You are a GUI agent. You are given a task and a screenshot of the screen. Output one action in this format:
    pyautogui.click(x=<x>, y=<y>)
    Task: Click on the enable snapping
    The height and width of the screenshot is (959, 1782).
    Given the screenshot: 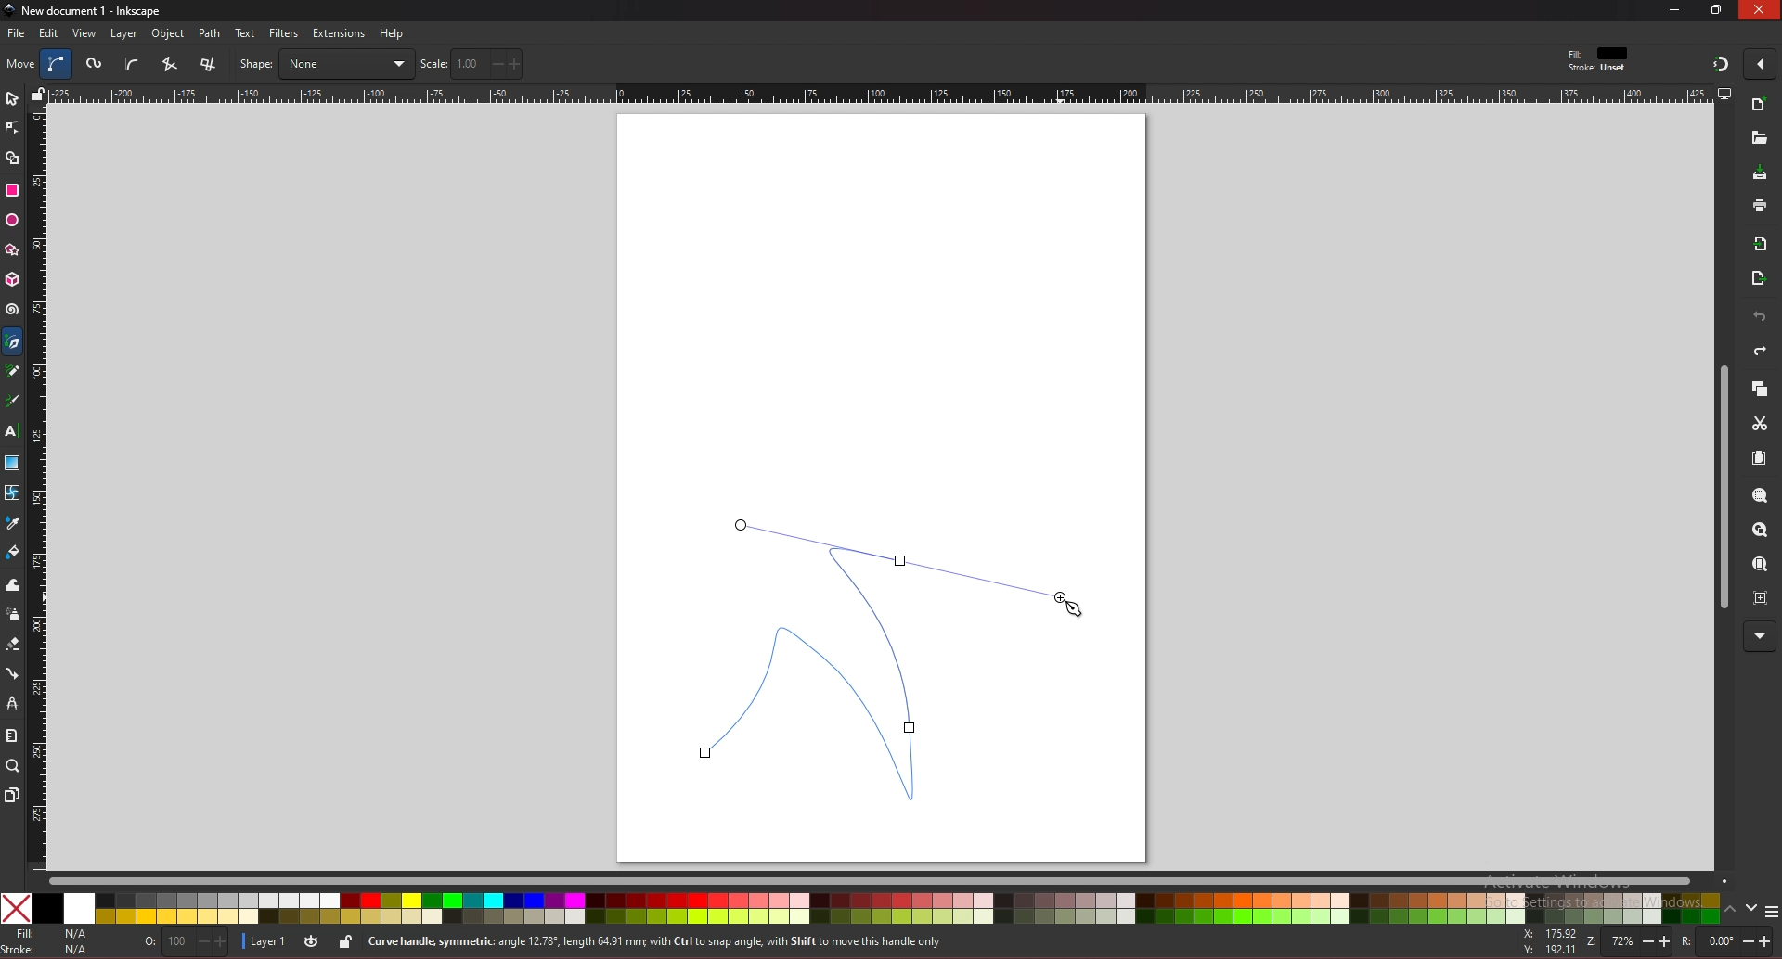 What is the action you would take?
    pyautogui.click(x=1760, y=62)
    